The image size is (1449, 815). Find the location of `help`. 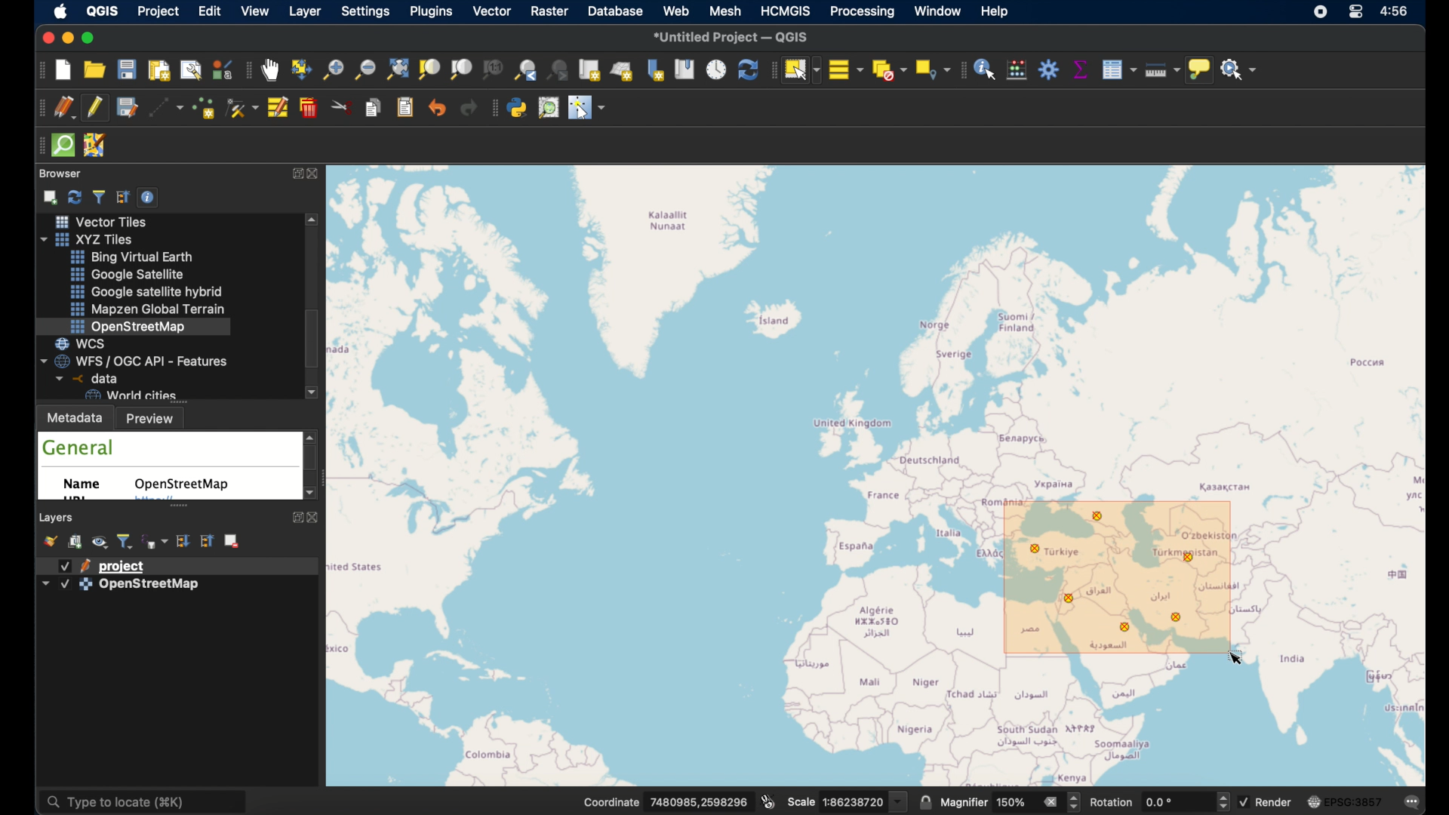

help is located at coordinates (995, 11).